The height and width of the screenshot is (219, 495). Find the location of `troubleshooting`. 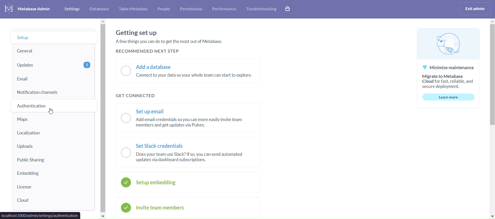

troubleshooting is located at coordinates (261, 10).